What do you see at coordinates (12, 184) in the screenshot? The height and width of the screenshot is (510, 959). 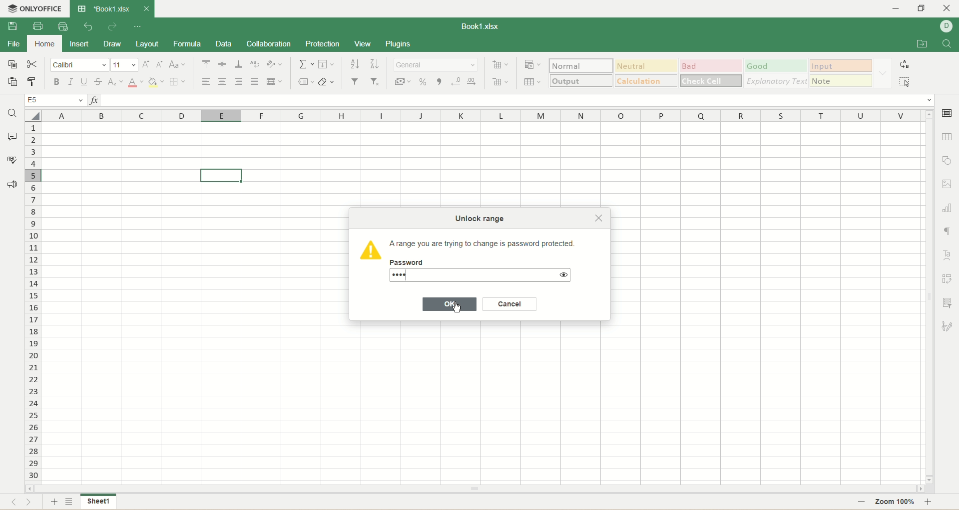 I see `feedback and support` at bounding box center [12, 184].